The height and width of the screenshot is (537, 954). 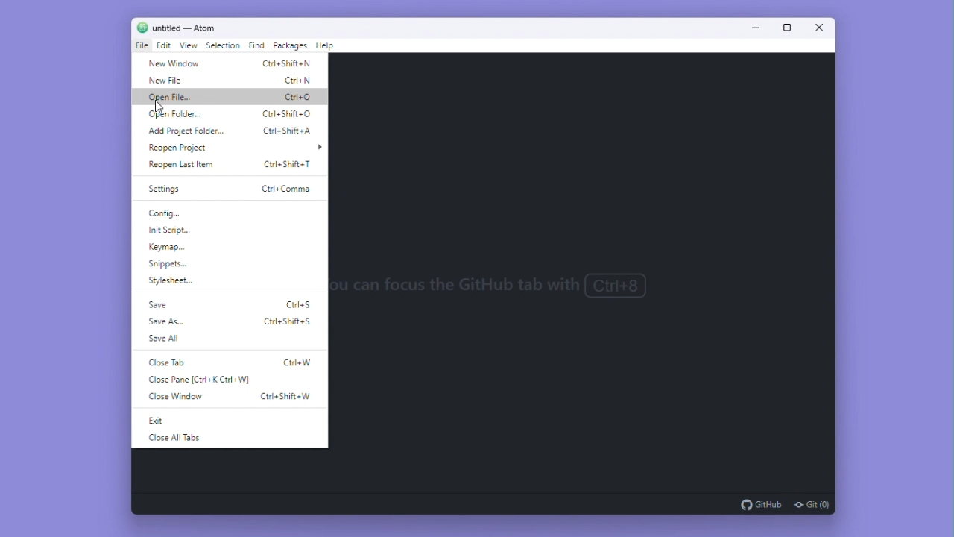 What do you see at coordinates (815, 28) in the screenshot?
I see `Close` at bounding box center [815, 28].